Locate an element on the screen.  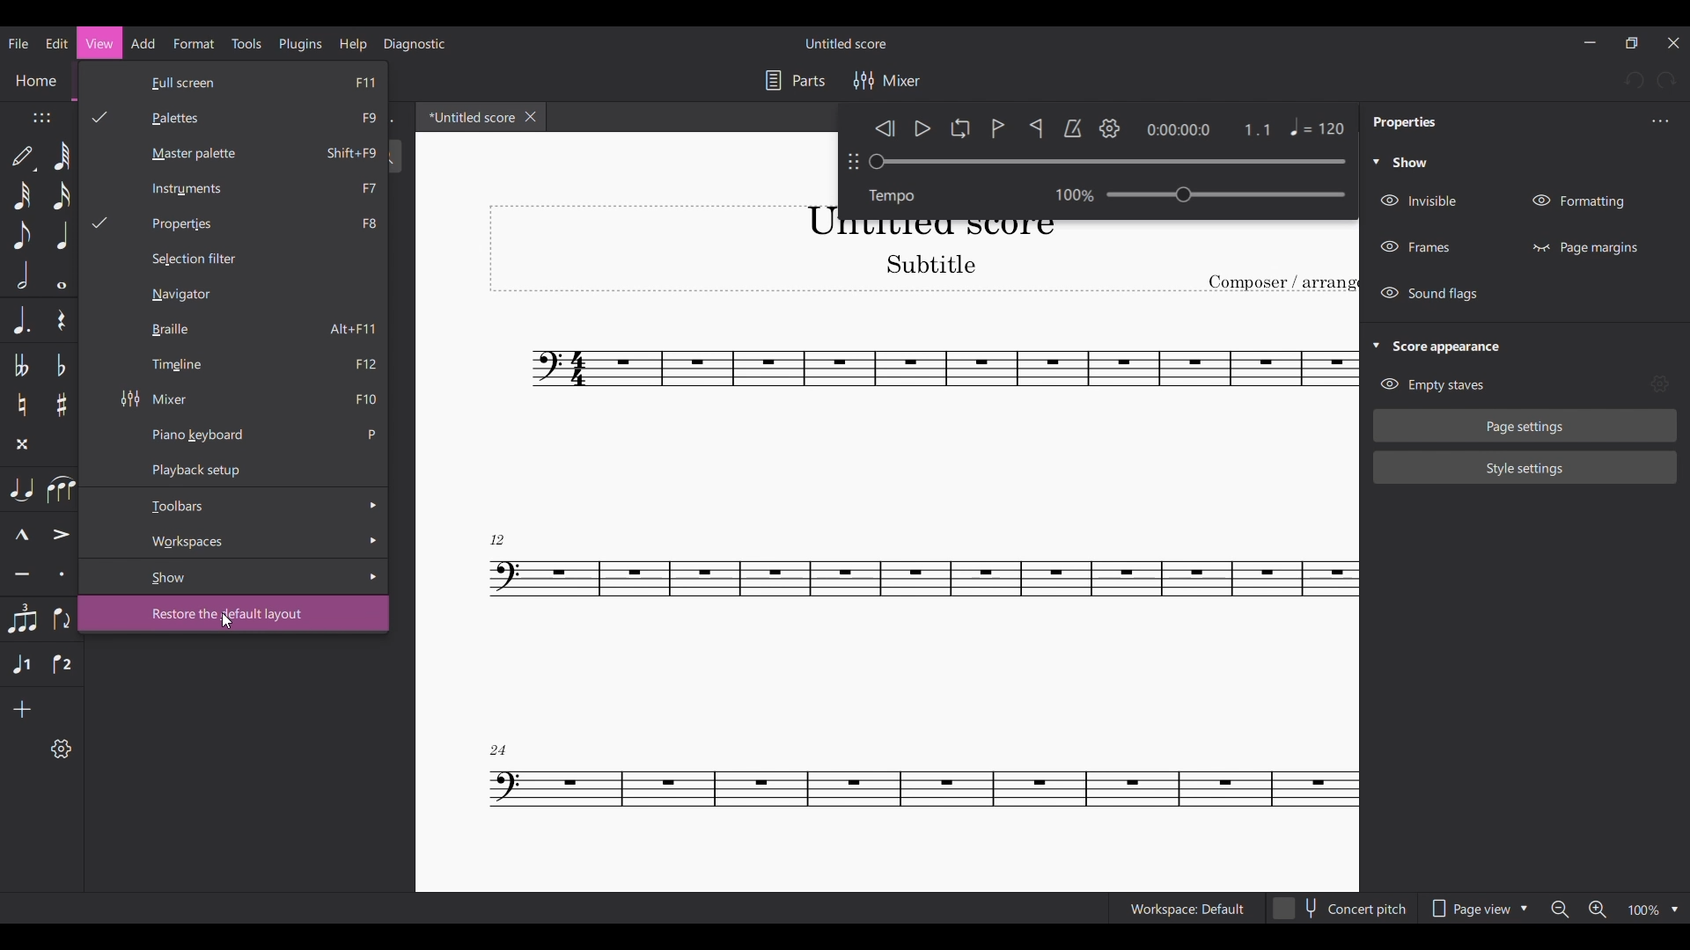
Style settings is located at coordinates (1525, 467).